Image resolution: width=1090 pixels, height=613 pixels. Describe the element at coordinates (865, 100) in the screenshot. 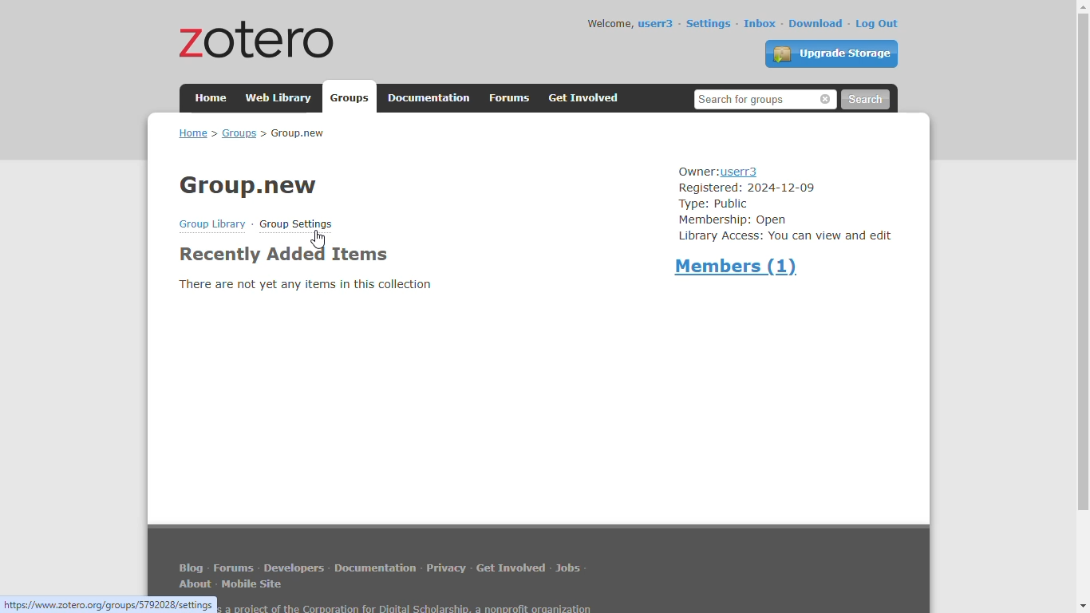

I see `search` at that location.